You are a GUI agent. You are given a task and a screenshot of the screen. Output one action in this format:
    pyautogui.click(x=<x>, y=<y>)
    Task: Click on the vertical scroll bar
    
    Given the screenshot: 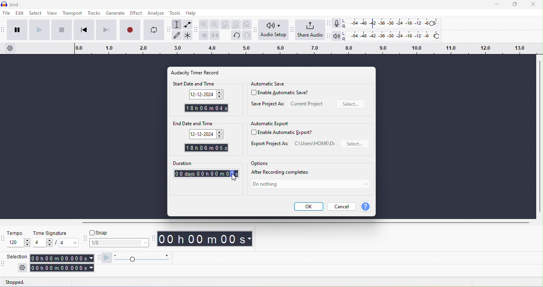 What is the action you would take?
    pyautogui.click(x=539, y=136)
    